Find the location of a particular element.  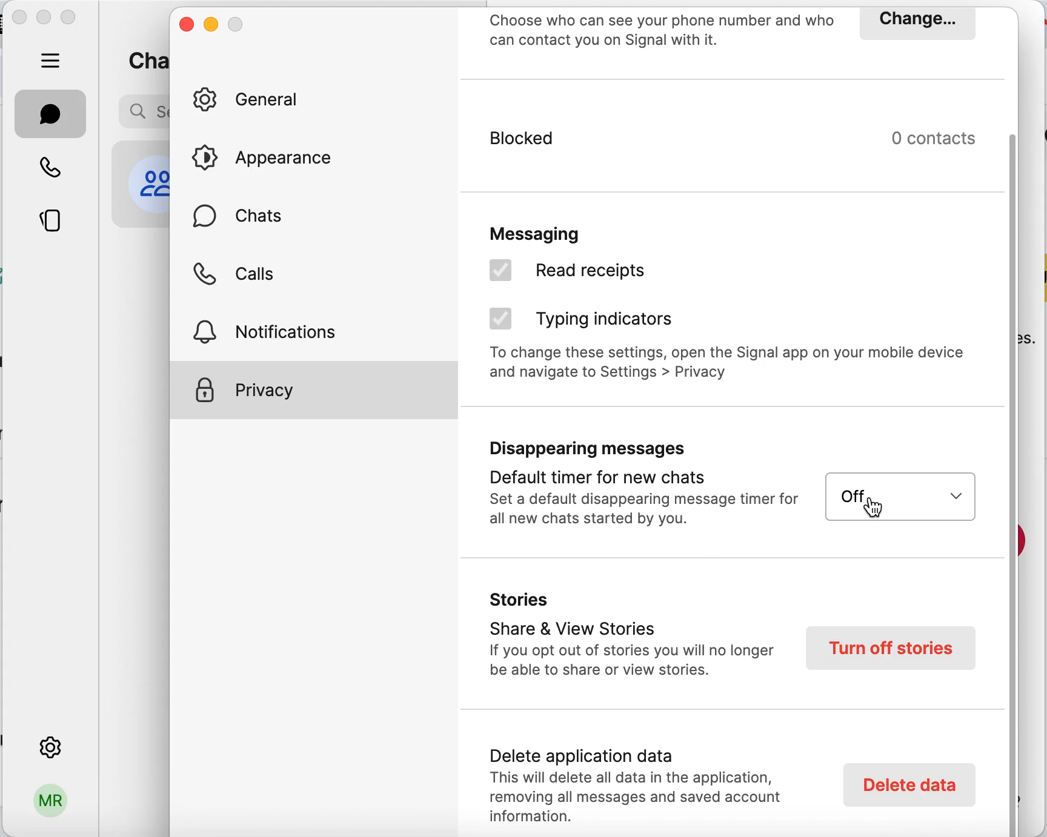

diappearing messages is located at coordinates (639, 487).